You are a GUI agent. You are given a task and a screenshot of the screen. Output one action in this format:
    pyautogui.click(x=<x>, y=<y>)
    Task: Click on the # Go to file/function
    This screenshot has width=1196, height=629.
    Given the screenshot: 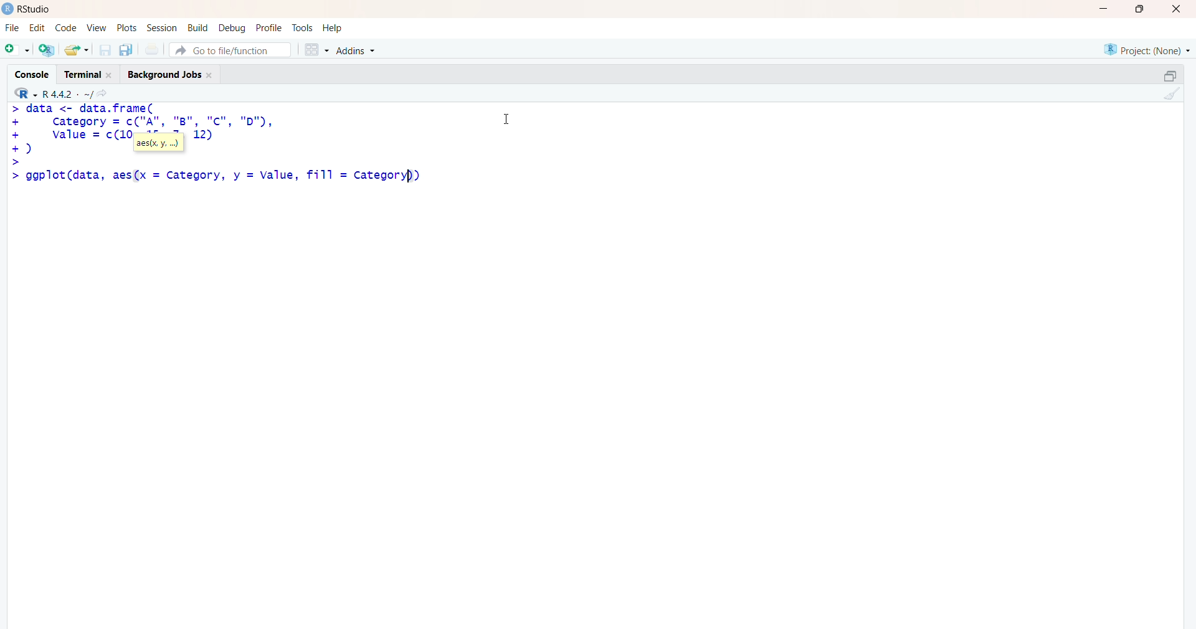 What is the action you would take?
    pyautogui.click(x=230, y=50)
    